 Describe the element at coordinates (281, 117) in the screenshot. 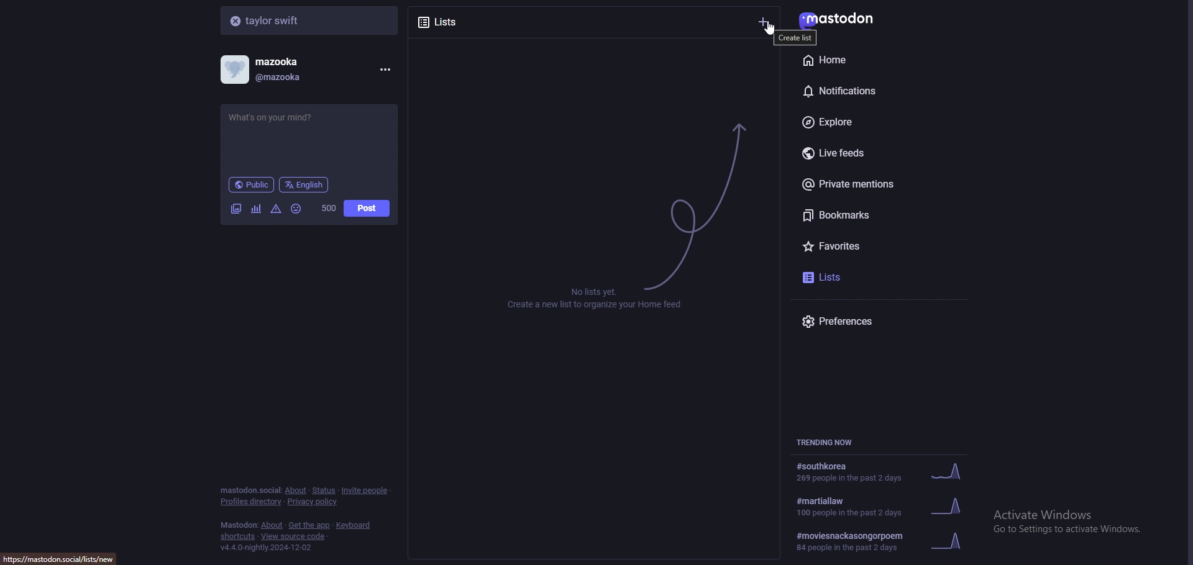

I see `status update` at that location.